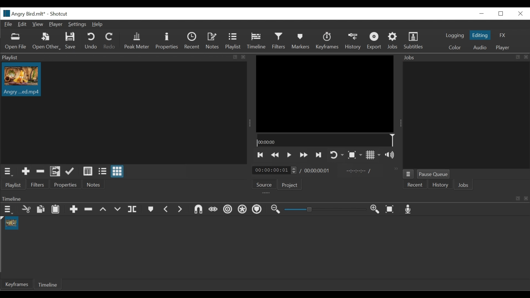 The image size is (530, 298). I want to click on Export, so click(375, 41).